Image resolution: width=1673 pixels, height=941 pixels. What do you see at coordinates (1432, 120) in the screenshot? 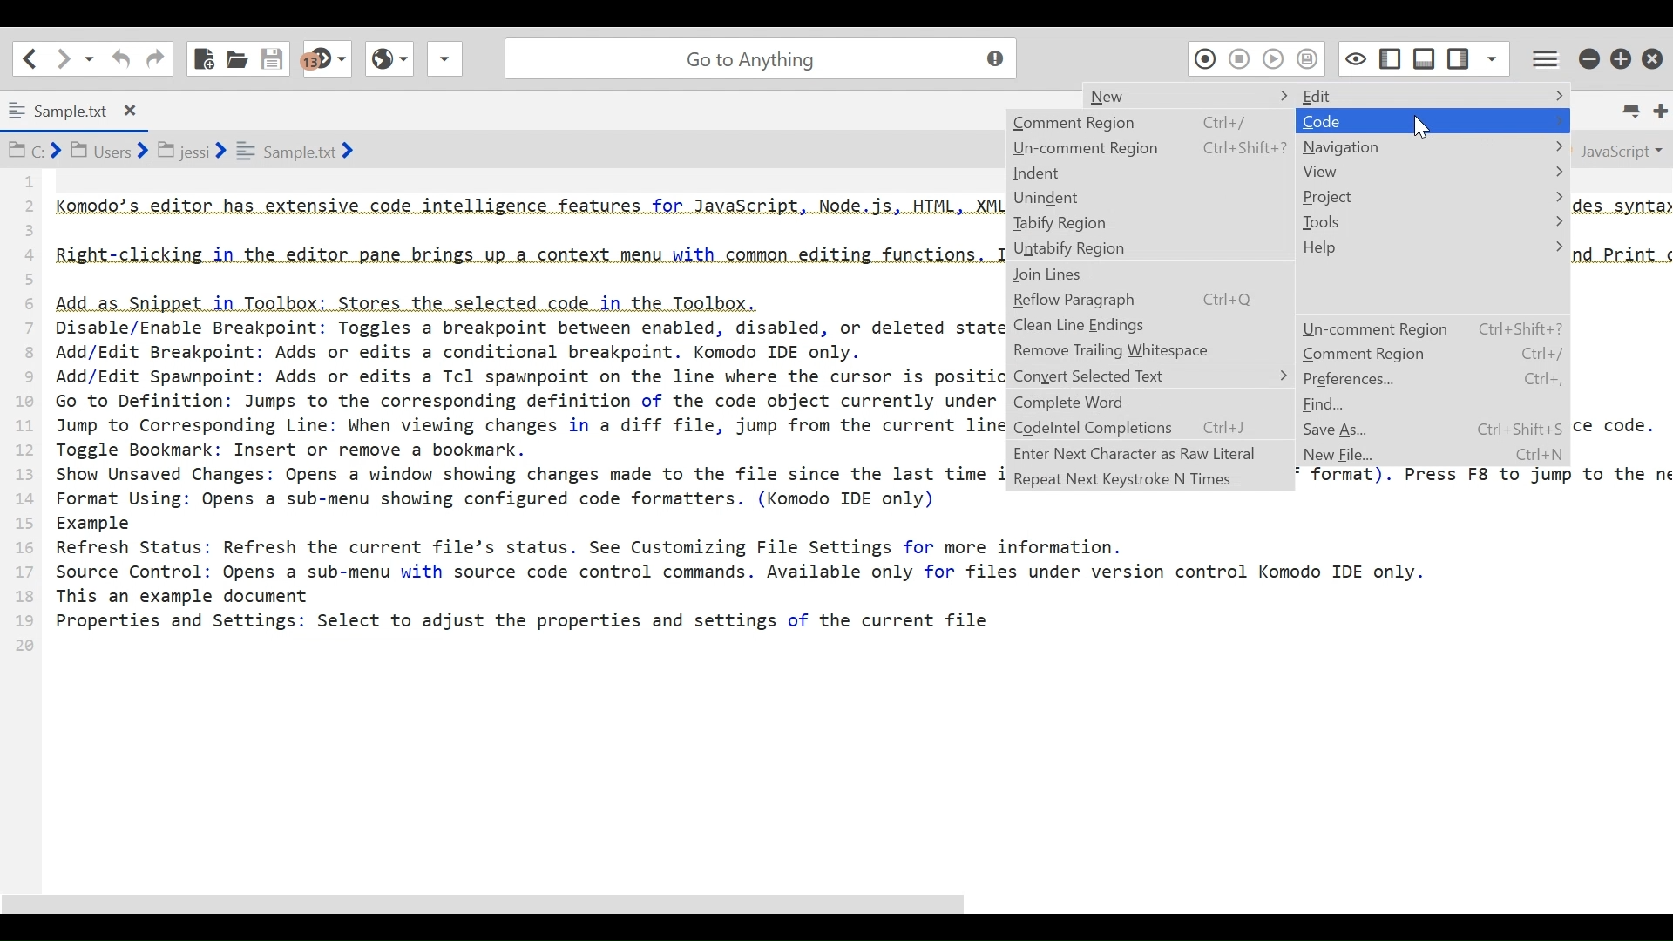
I see `Code` at bounding box center [1432, 120].